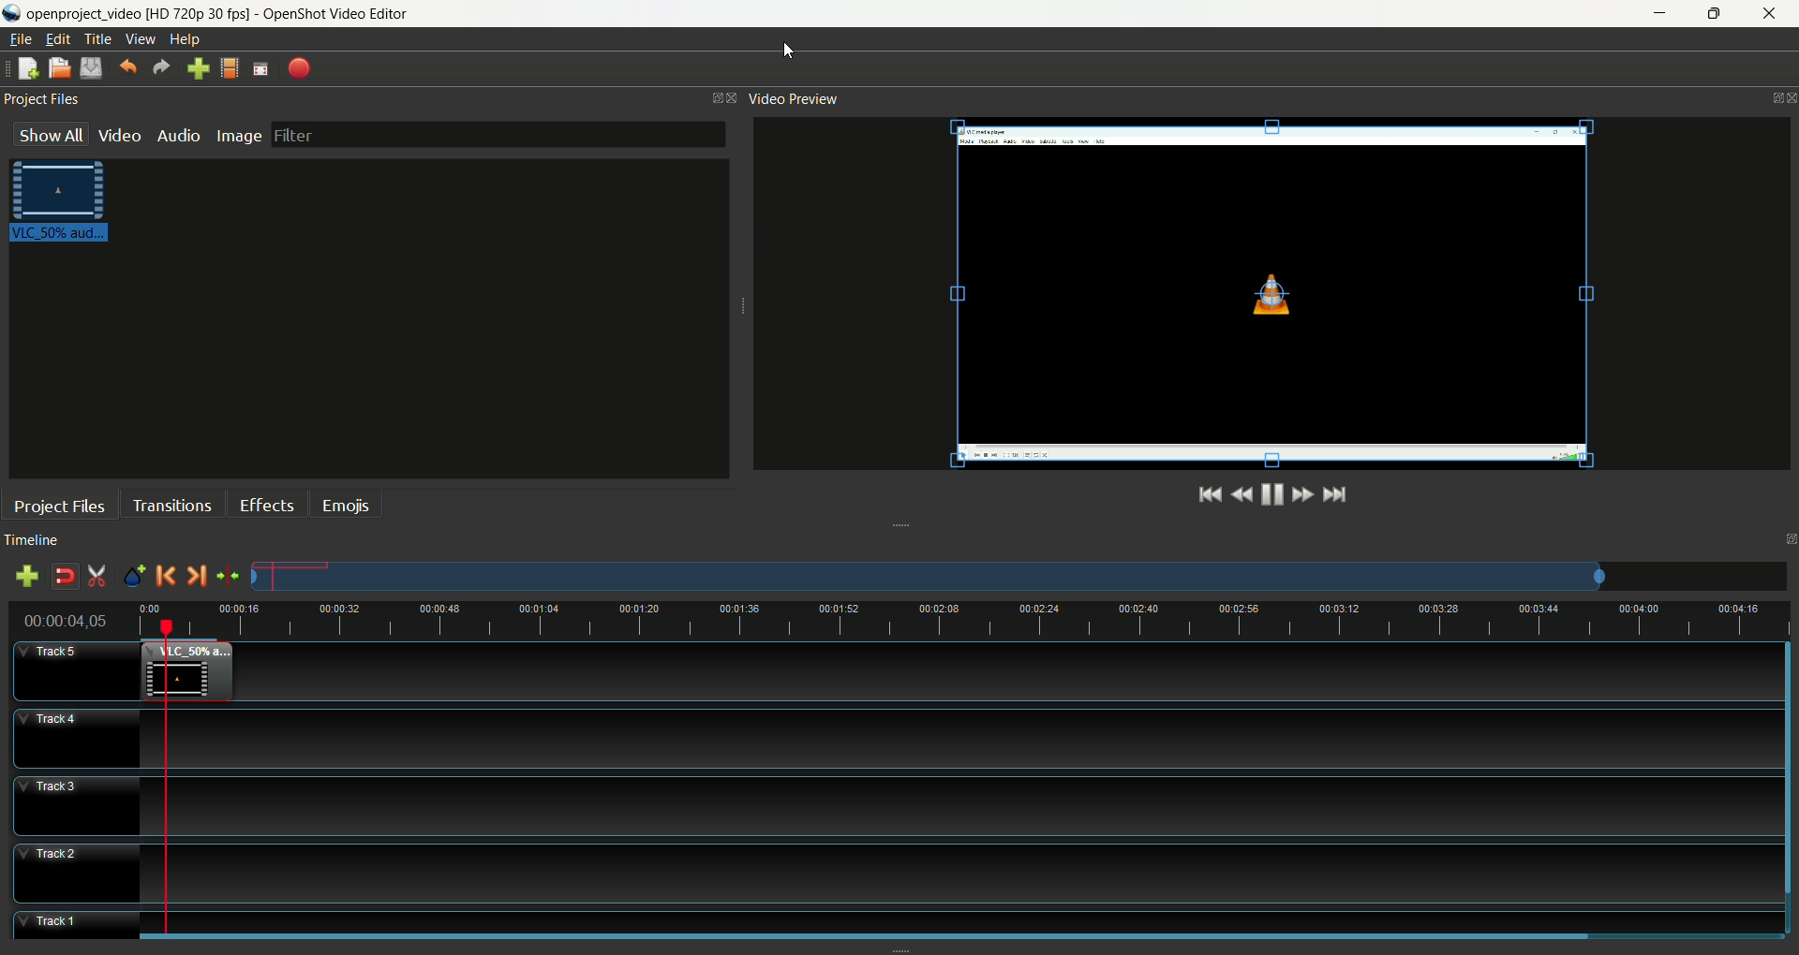 Image resolution: width=1799 pixels, height=955 pixels. I want to click on time, so click(74, 621).